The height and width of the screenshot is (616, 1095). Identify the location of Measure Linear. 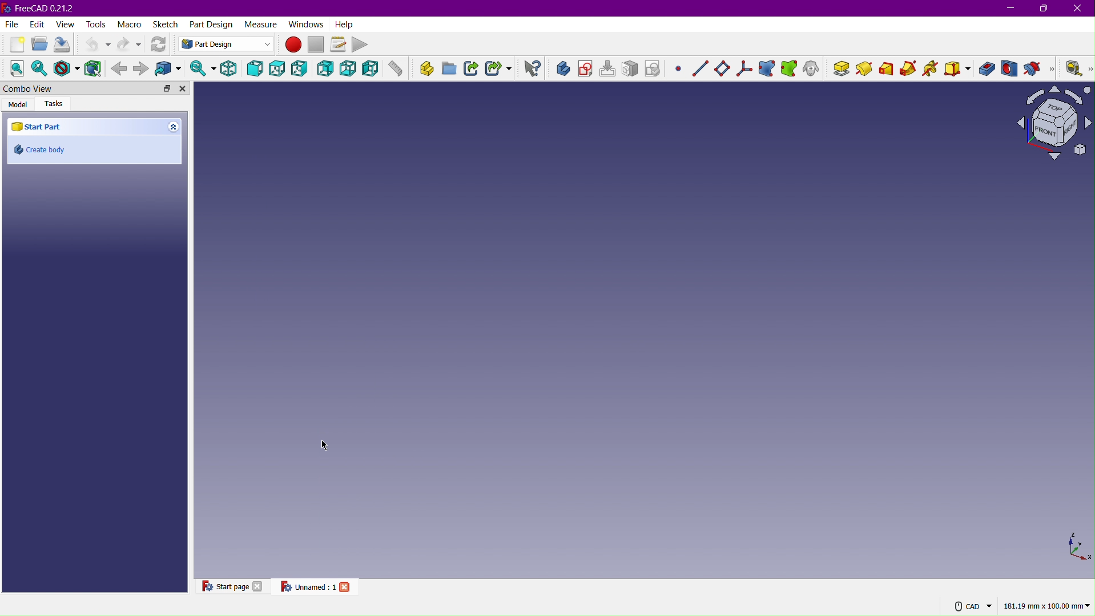
(1070, 70).